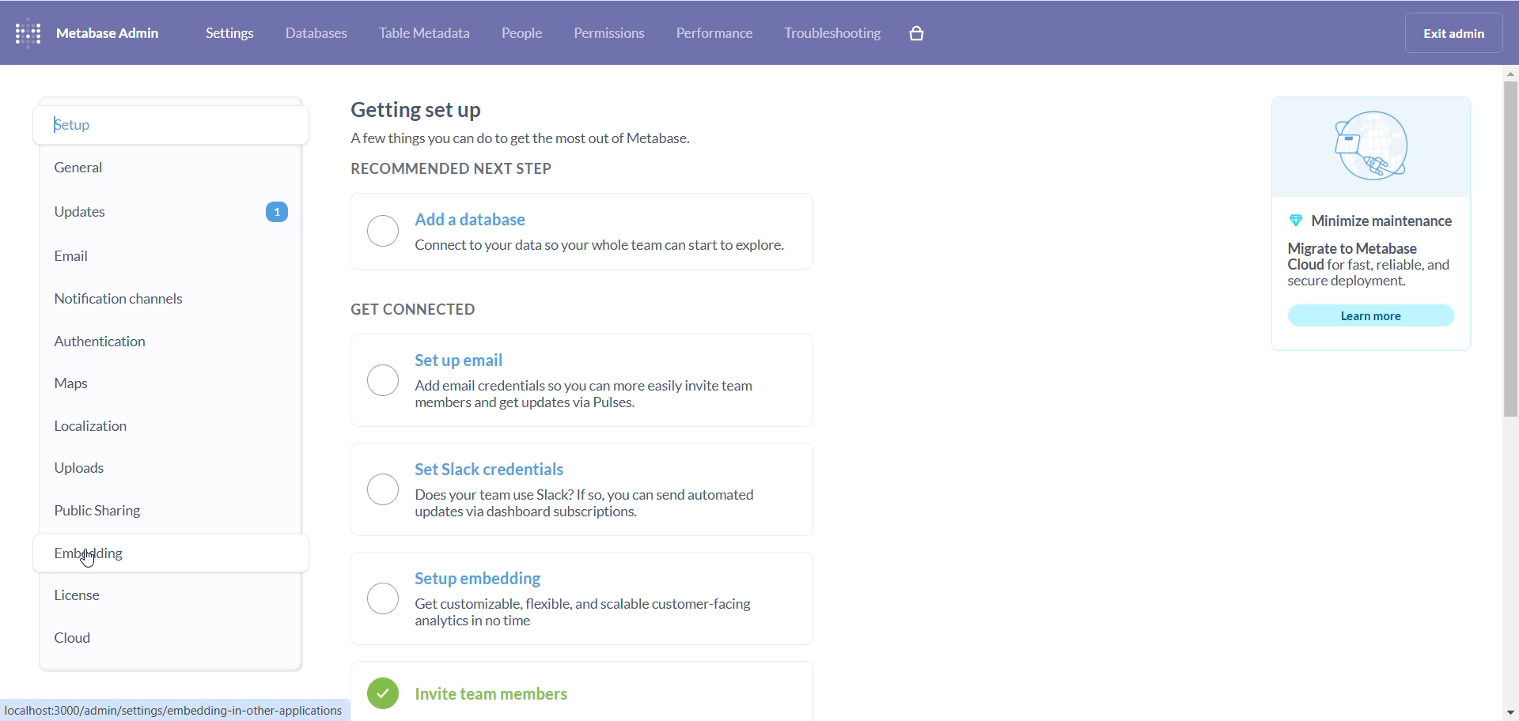 This screenshot has width=1519, height=721. Describe the element at coordinates (1373, 148) in the screenshot. I see `logo` at that location.